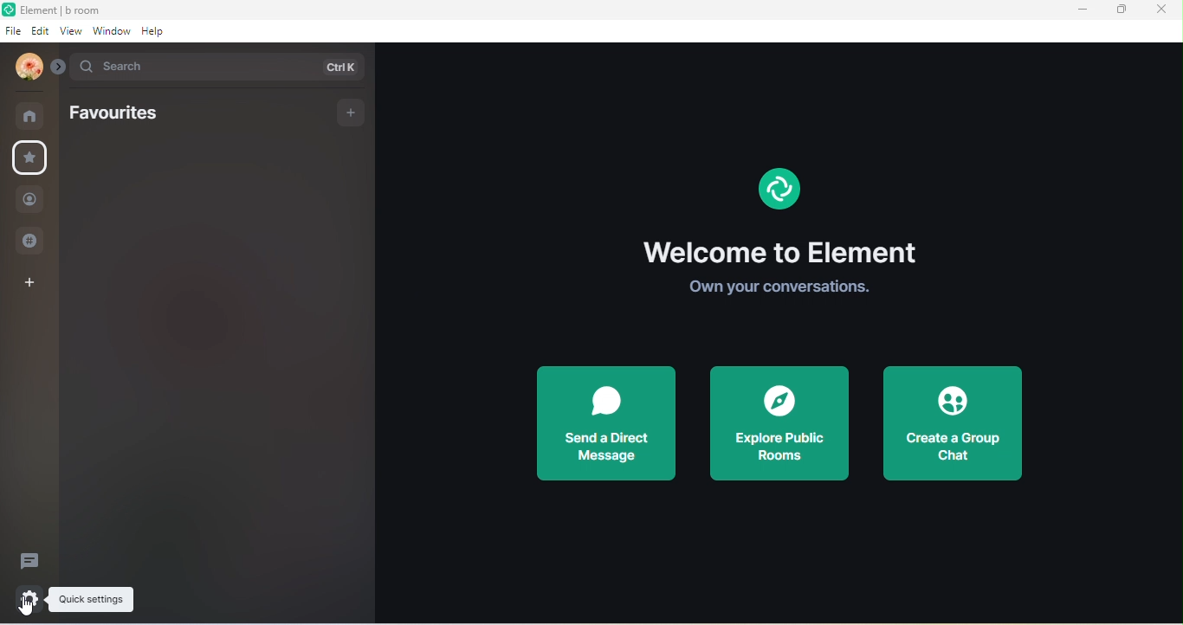 The image size is (1183, 625). Describe the element at coordinates (36, 240) in the screenshot. I see `public room` at that location.